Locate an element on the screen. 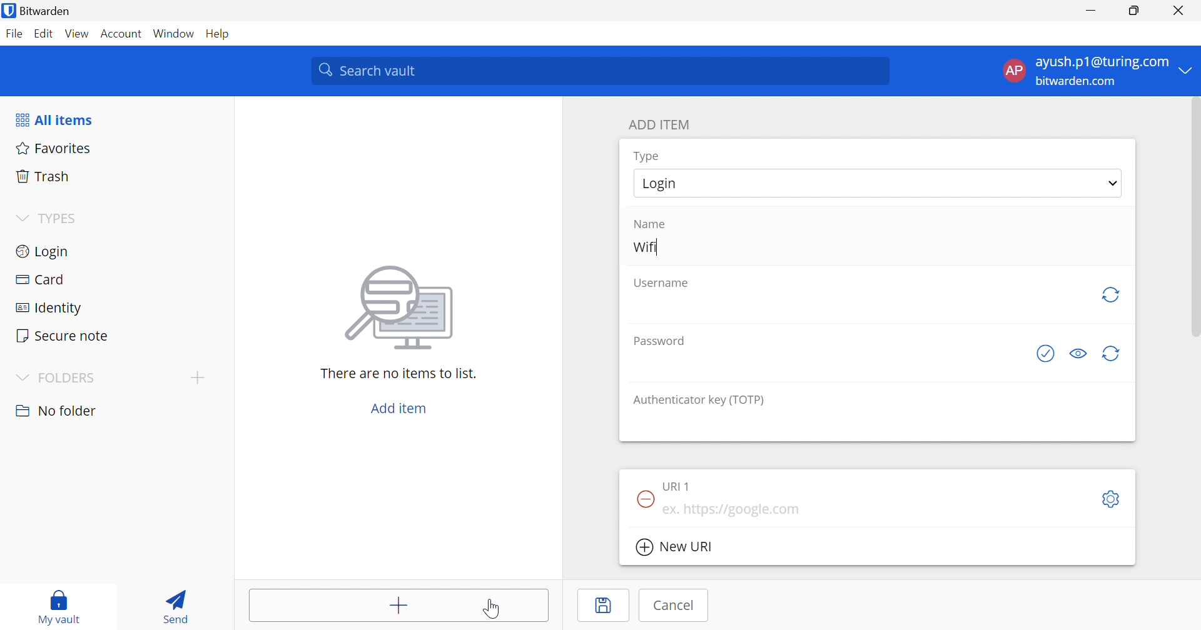 This screenshot has width=1201, height=630. Favorites is located at coordinates (51, 147).